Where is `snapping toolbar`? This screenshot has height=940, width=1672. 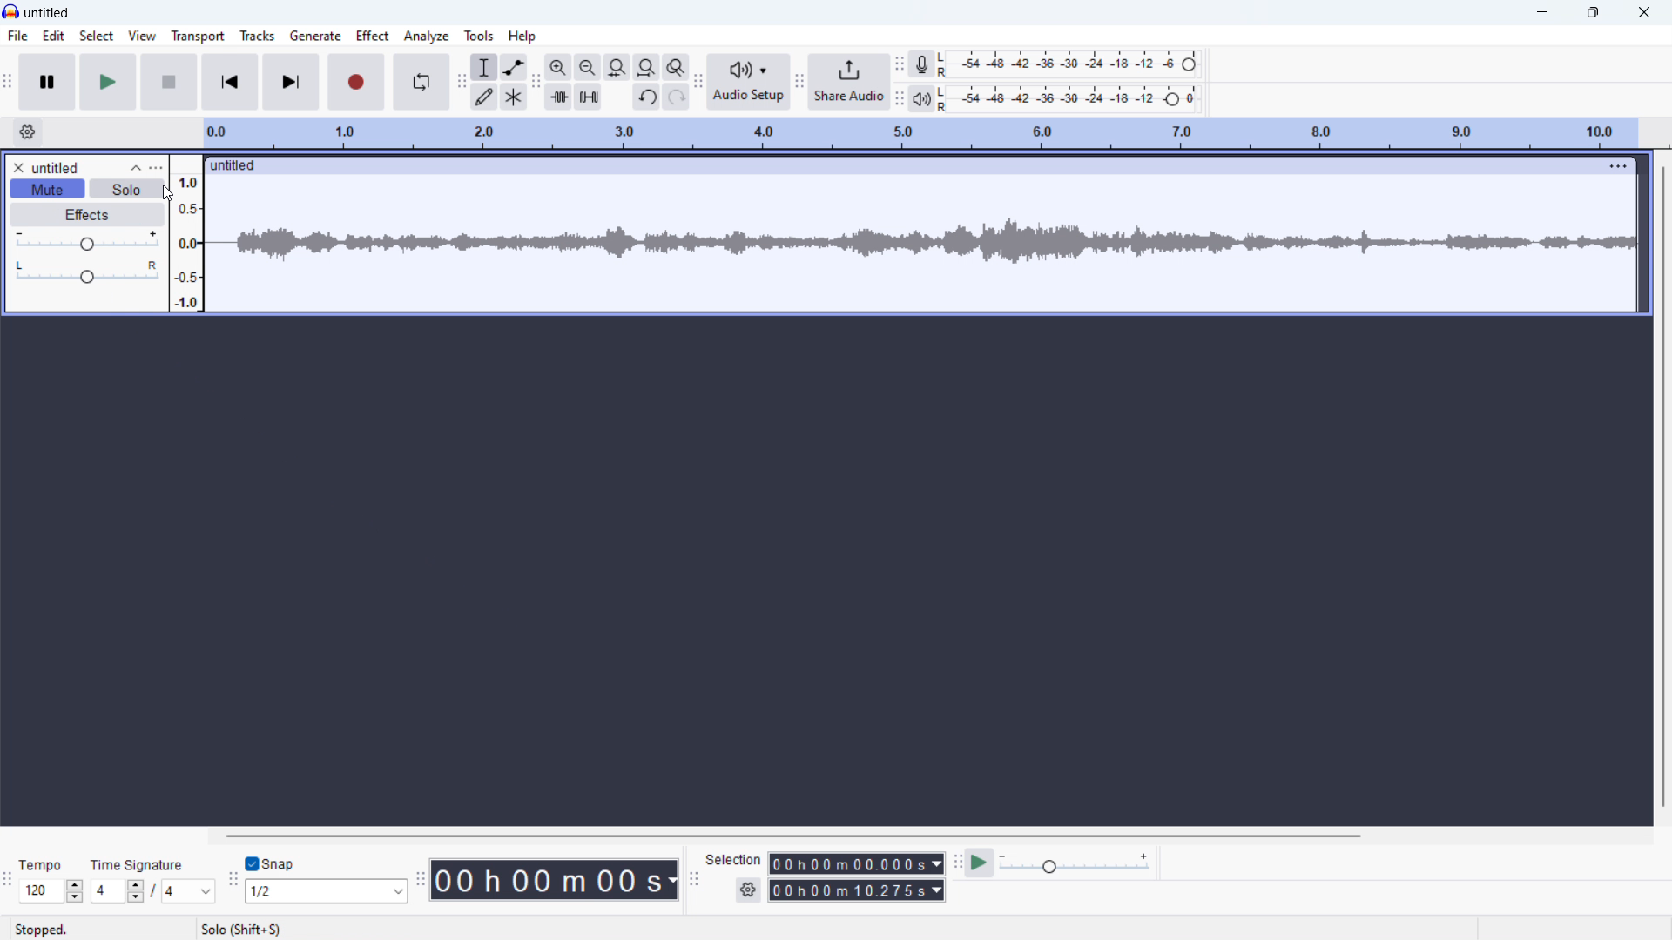 snapping toolbar is located at coordinates (232, 883).